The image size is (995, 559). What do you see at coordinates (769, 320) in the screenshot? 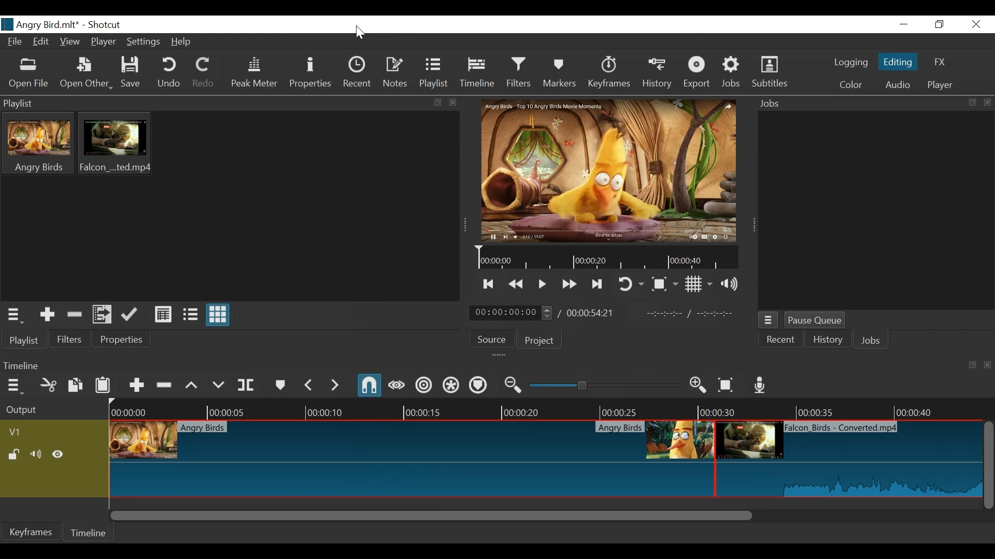
I see `Jobs Menu` at bounding box center [769, 320].